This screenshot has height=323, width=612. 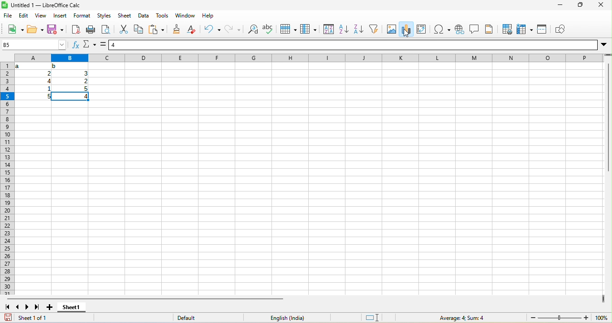 What do you see at coordinates (76, 44) in the screenshot?
I see `function wizard` at bounding box center [76, 44].